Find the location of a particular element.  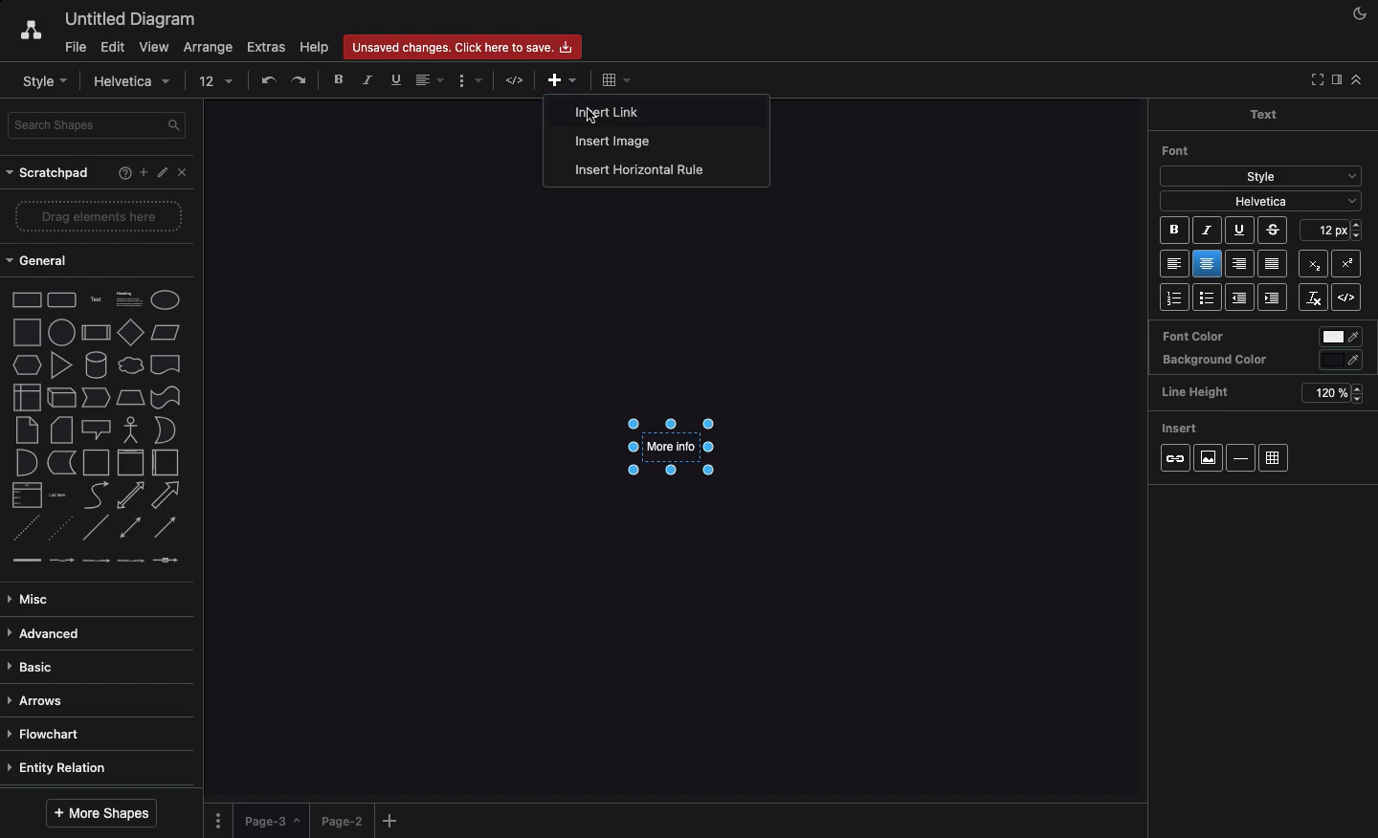

Advanced is located at coordinates (48, 635).